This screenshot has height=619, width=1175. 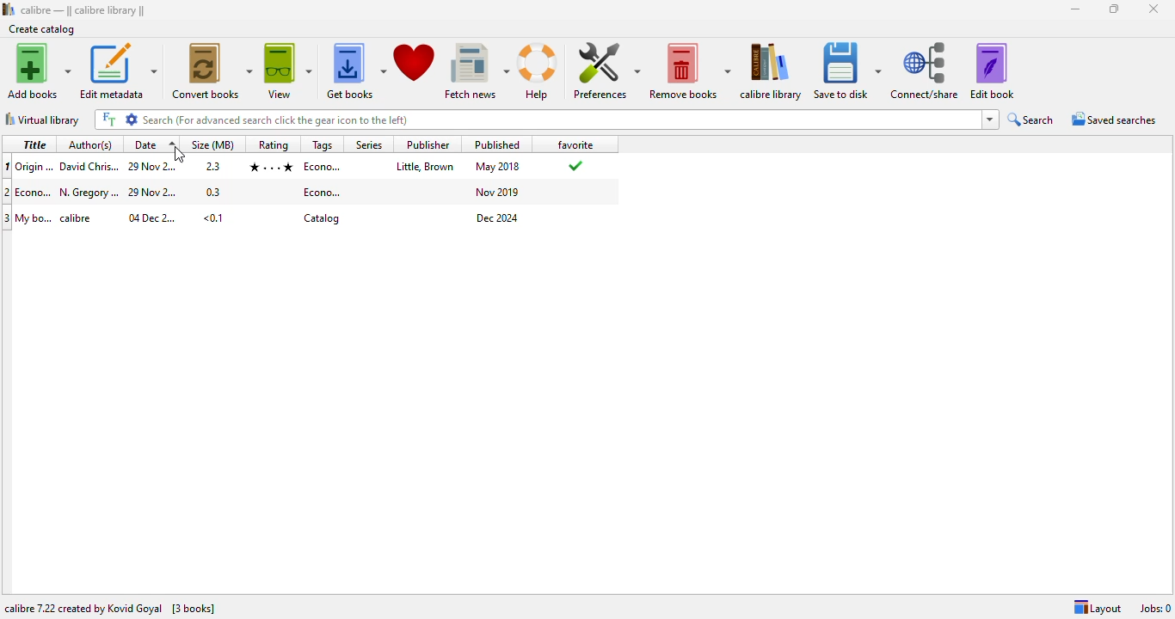 What do you see at coordinates (132, 119) in the screenshot?
I see `settings` at bounding box center [132, 119].